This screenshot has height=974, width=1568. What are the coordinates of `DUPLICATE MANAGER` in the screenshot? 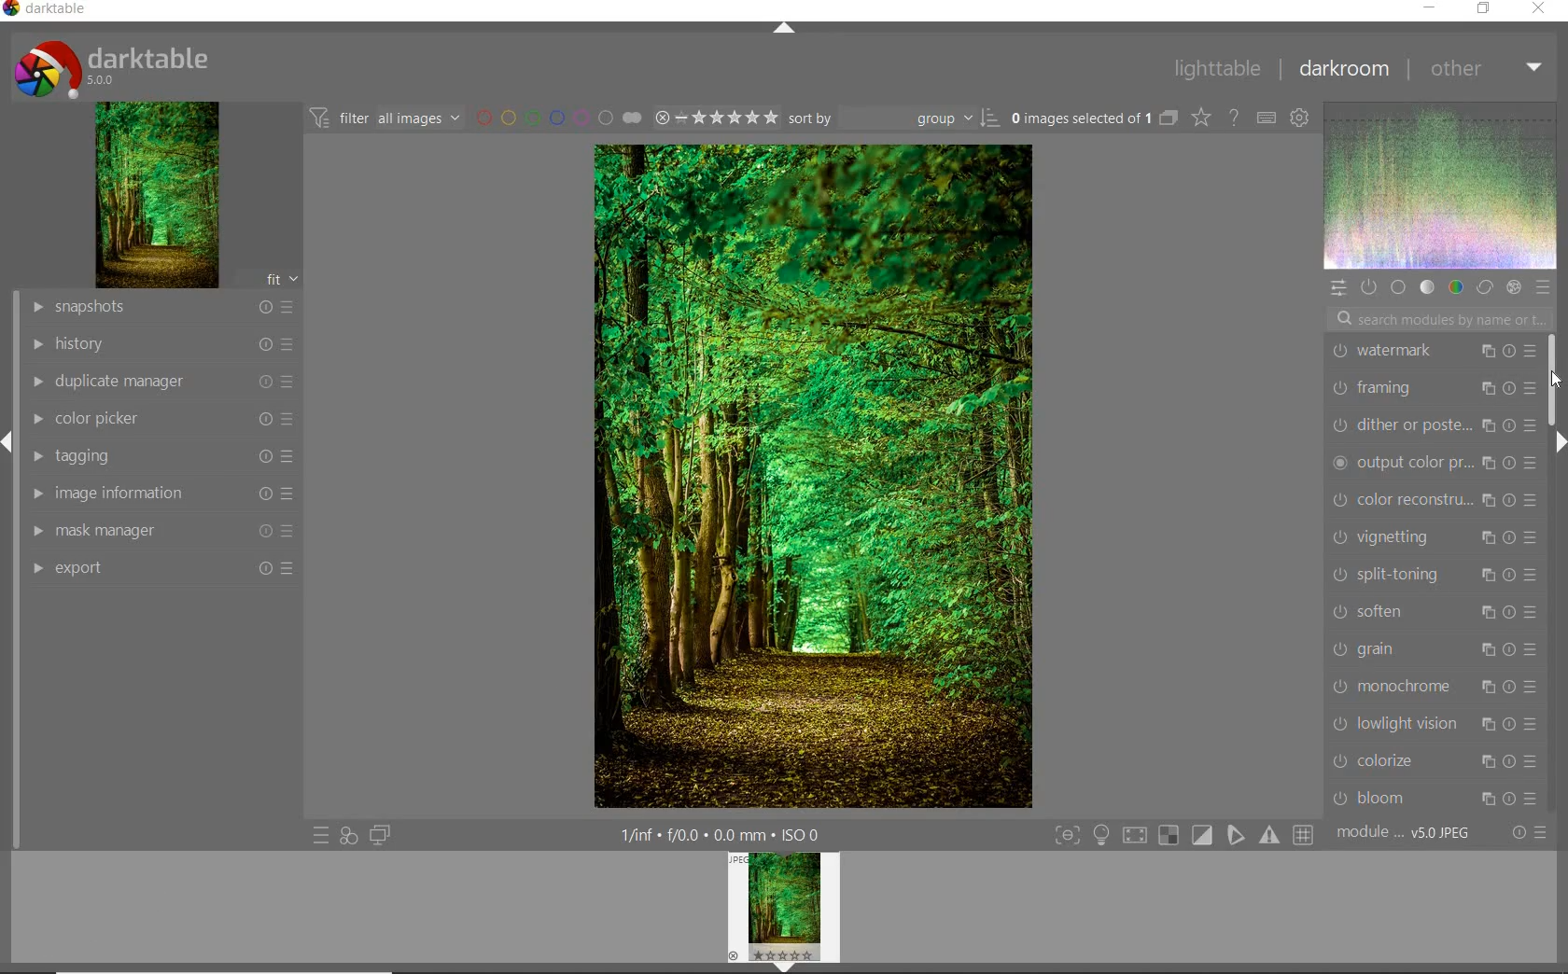 It's located at (161, 380).